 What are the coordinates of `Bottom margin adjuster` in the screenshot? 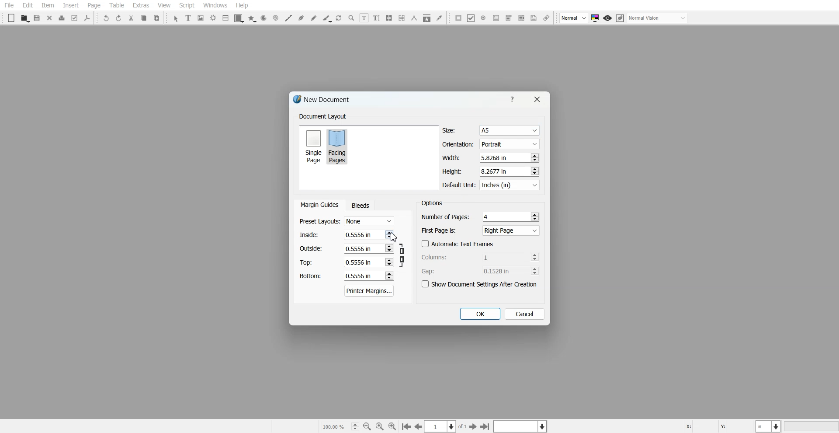 It's located at (346, 276).